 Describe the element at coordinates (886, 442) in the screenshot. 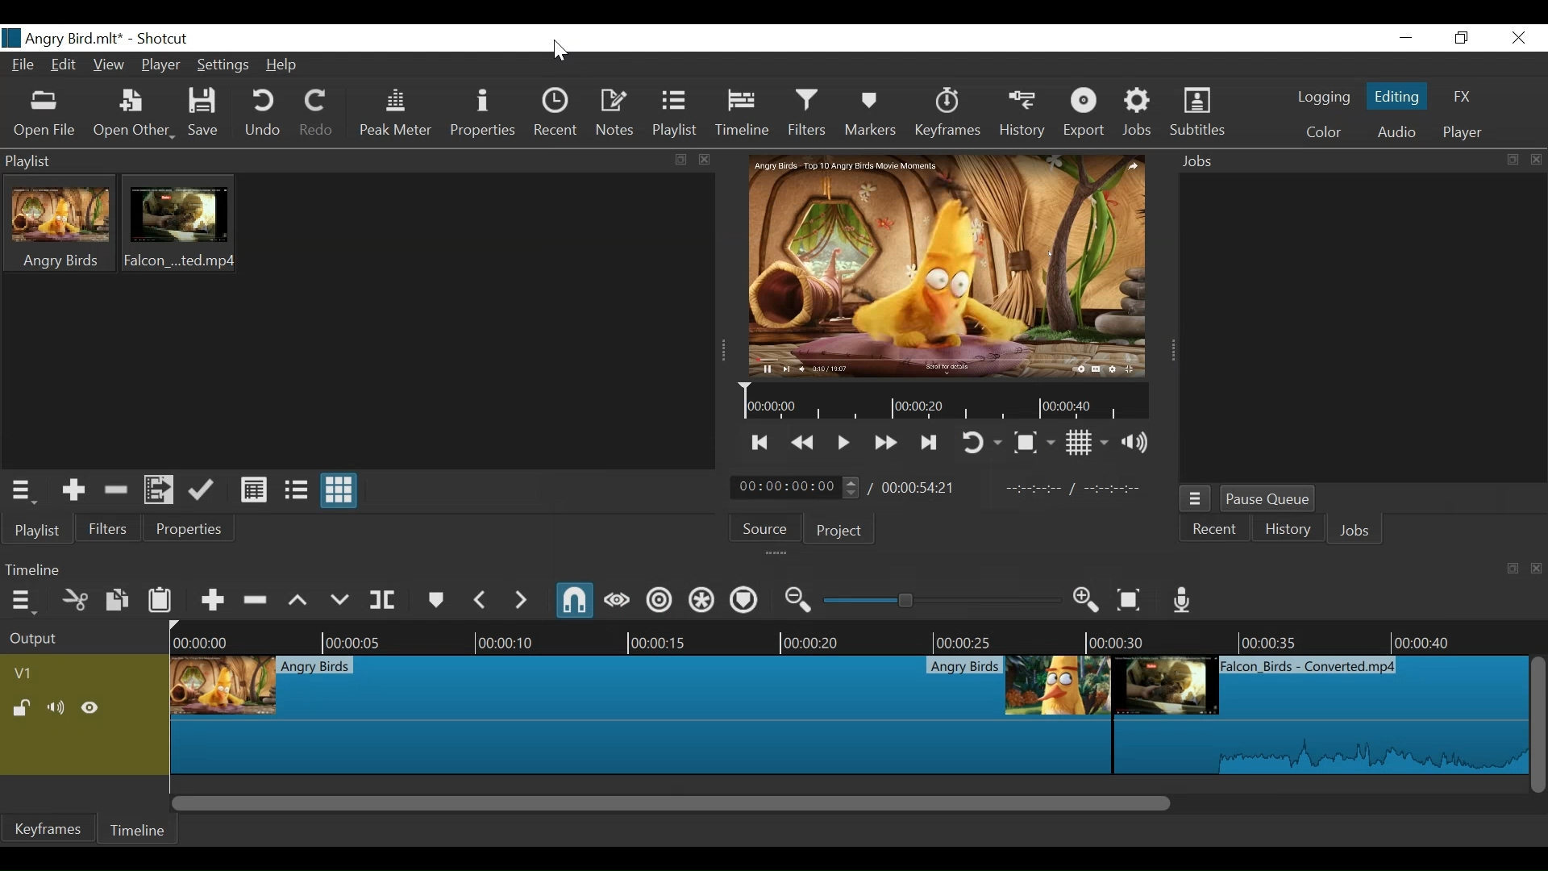

I see `Play forward quickly` at that location.